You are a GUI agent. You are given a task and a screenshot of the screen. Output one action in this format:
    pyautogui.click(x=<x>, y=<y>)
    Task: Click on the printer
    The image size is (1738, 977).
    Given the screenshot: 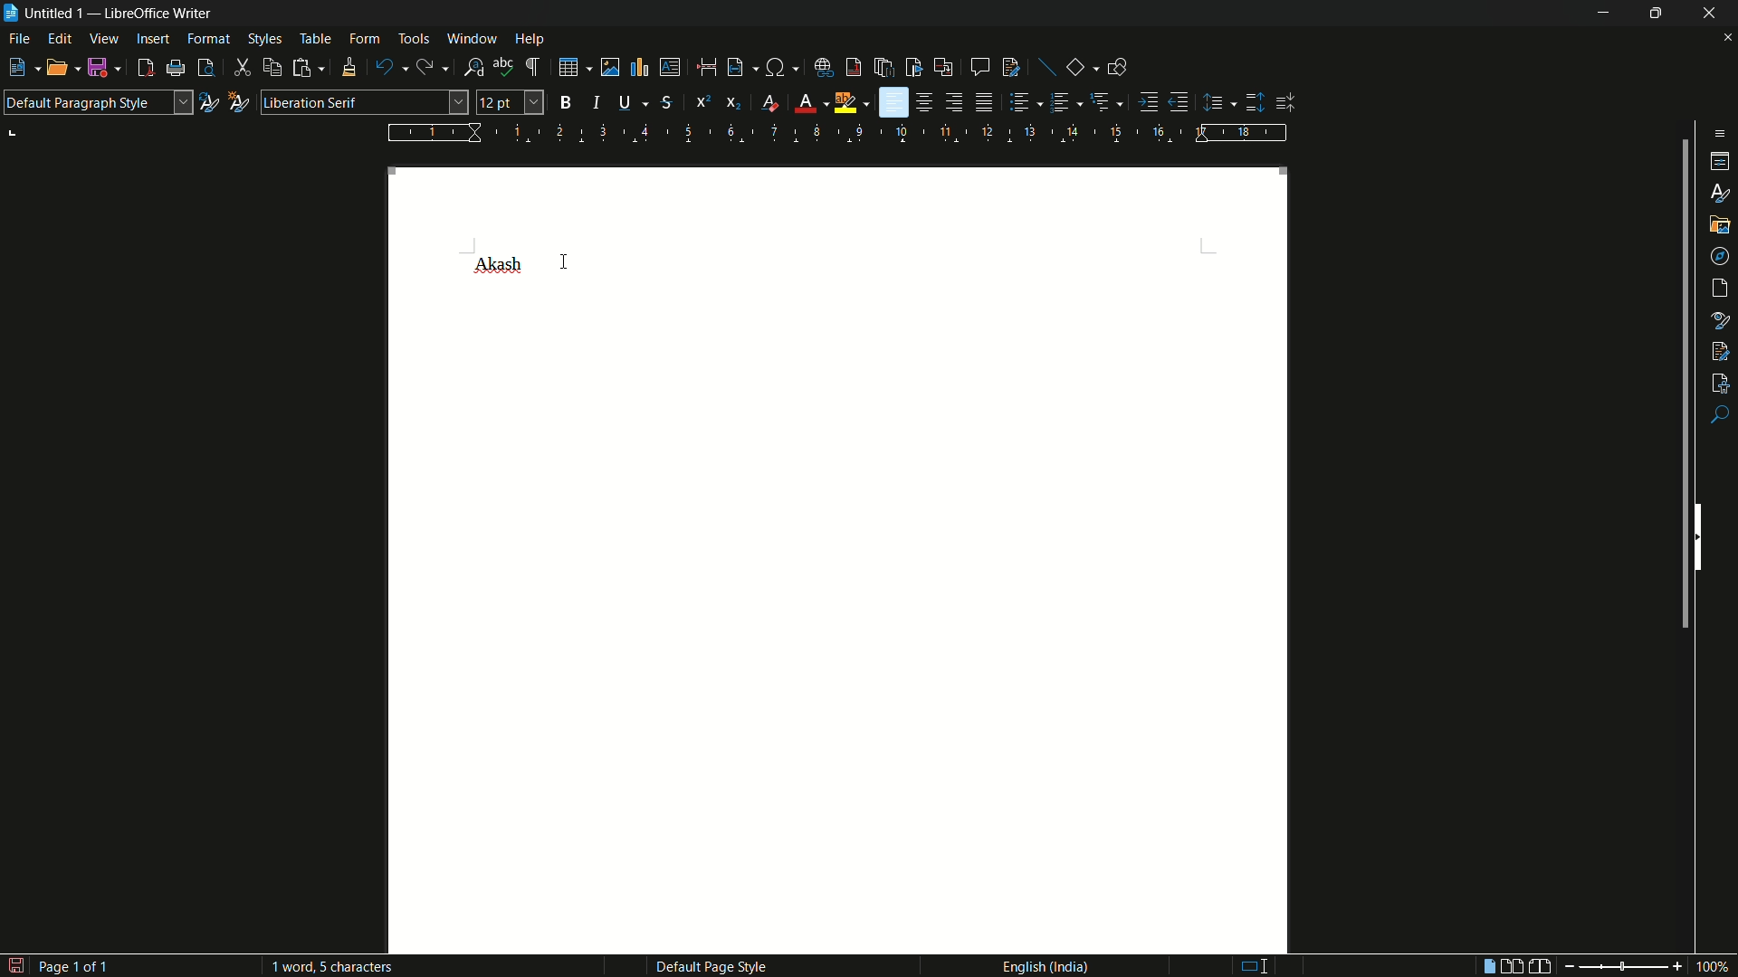 What is the action you would take?
    pyautogui.click(x=177, y=69)
    